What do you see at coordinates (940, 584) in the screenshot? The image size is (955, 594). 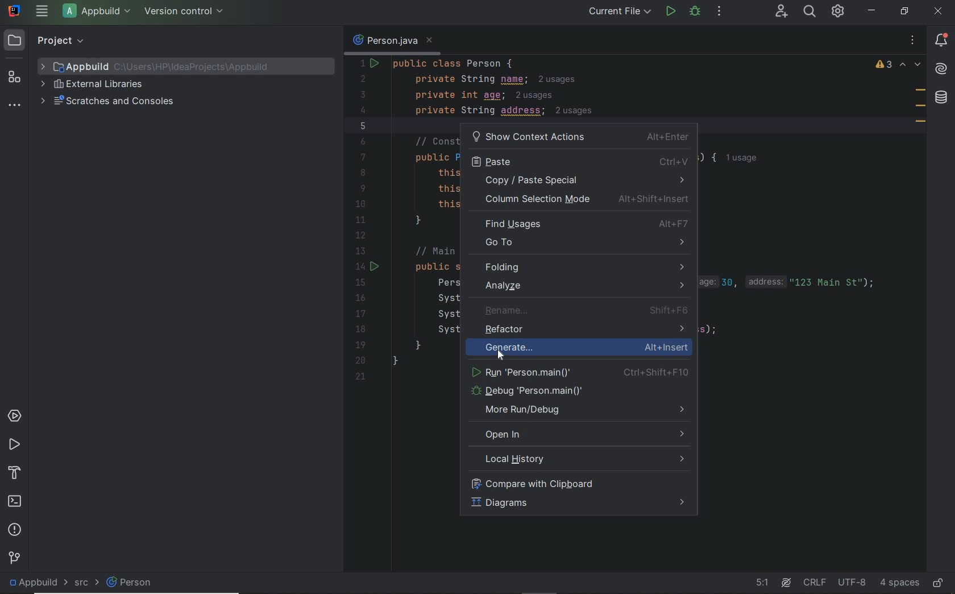 I see `make file ready only` at bounding box center [940, 584].